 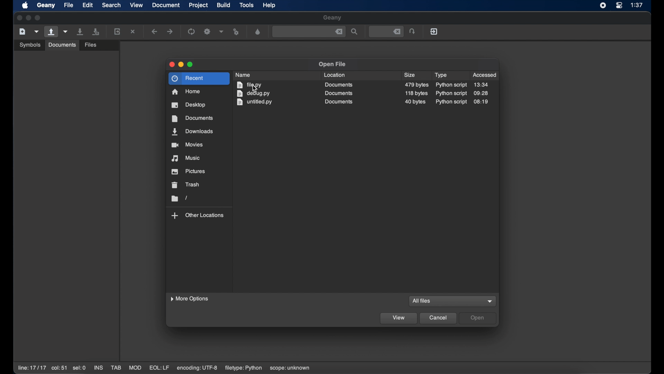 I want to click on control center, so click(x=619, y=6).